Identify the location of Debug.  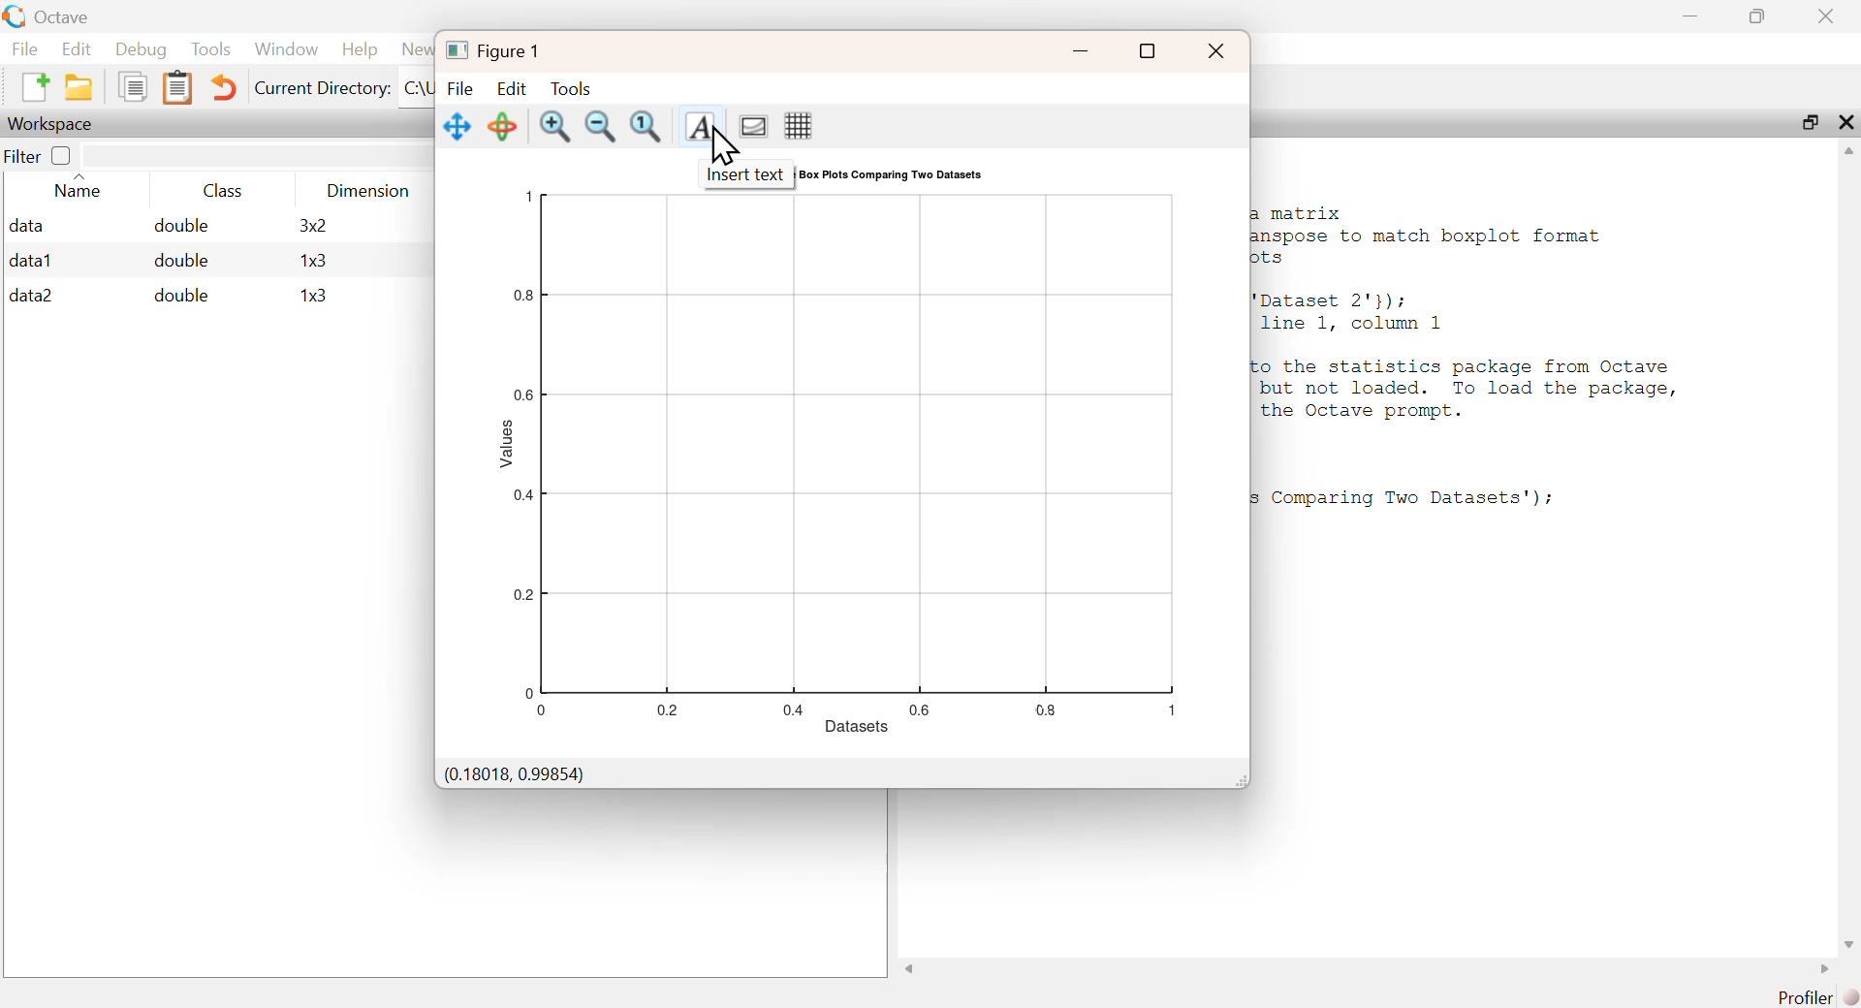
(142, 49).